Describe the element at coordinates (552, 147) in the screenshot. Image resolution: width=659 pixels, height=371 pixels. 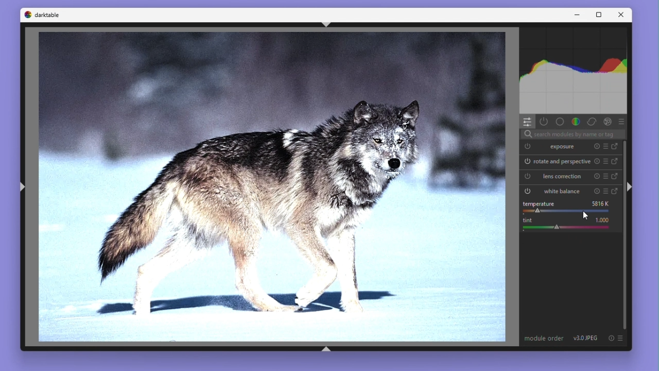
I see `Exposure` at that location.